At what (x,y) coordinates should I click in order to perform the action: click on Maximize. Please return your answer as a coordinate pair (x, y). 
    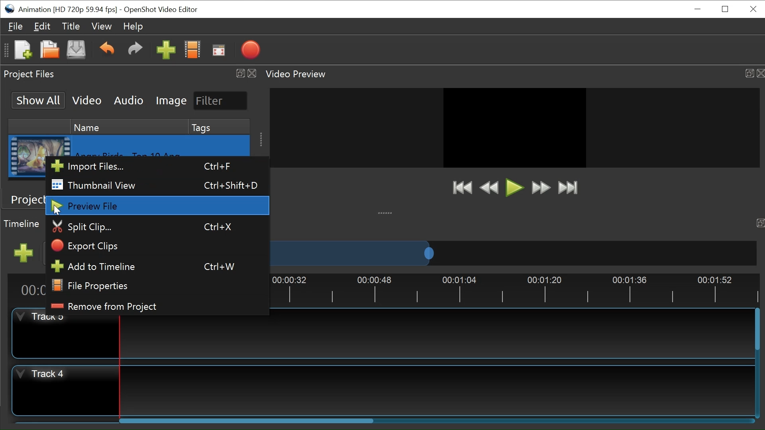
    Looking at the image, I should click on (239, 73).